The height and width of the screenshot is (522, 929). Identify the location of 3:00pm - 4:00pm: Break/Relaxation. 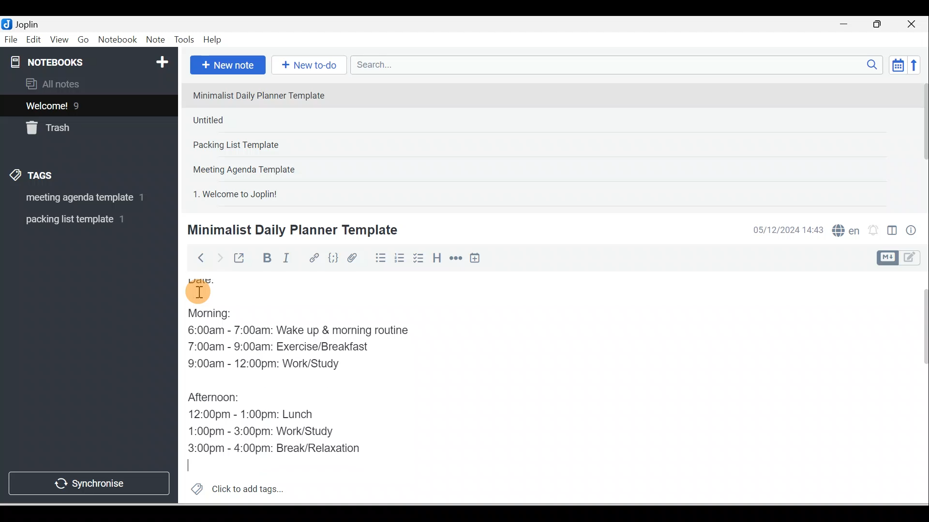
(295, 448).